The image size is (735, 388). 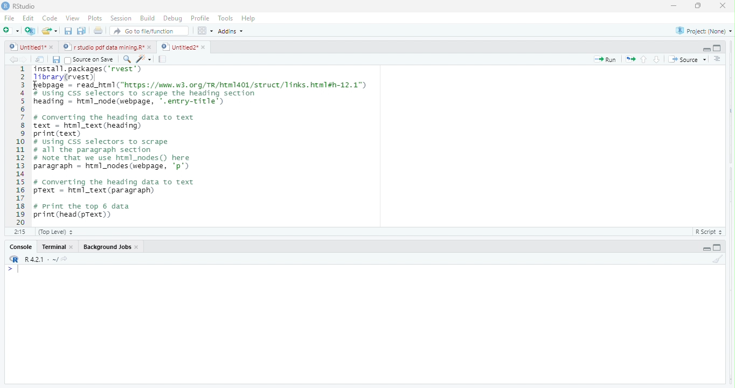 What do you see at coordinates (632, 59) in the screenshot?
I see `re run the previous code` at bounding box center [632, 59].